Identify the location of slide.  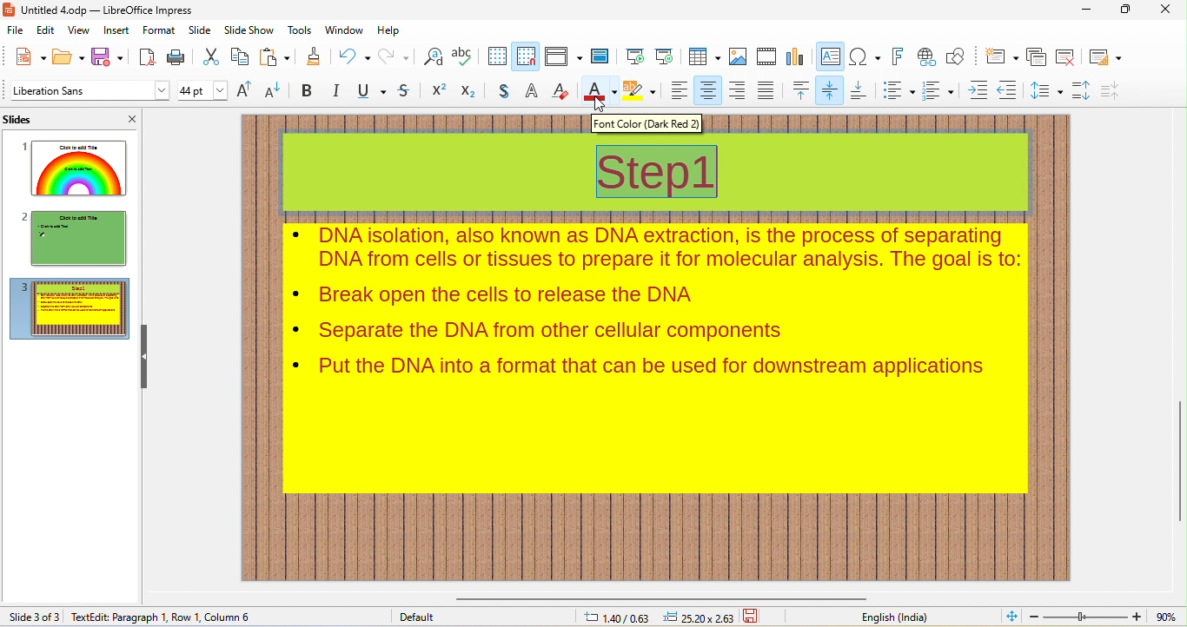
(200, 31).